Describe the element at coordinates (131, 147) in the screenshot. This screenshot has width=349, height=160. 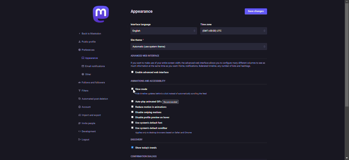
I see `enabled` at that location.